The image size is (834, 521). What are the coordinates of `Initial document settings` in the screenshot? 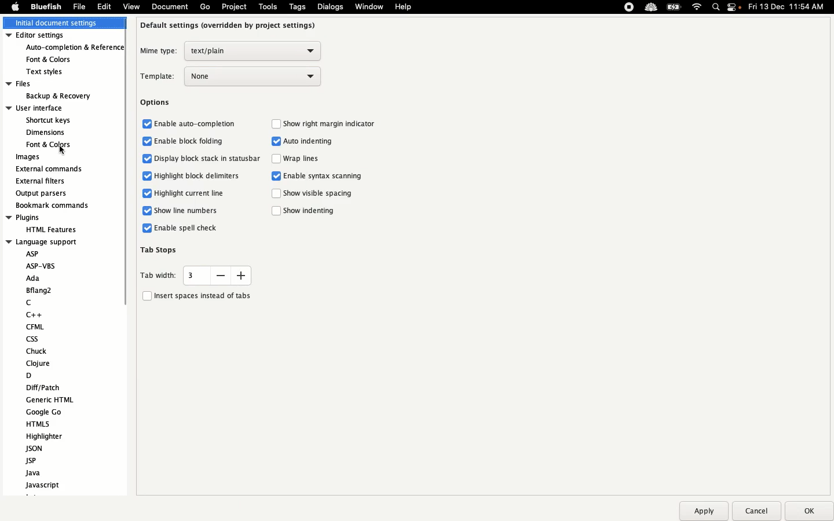 It's located at (61, 24).